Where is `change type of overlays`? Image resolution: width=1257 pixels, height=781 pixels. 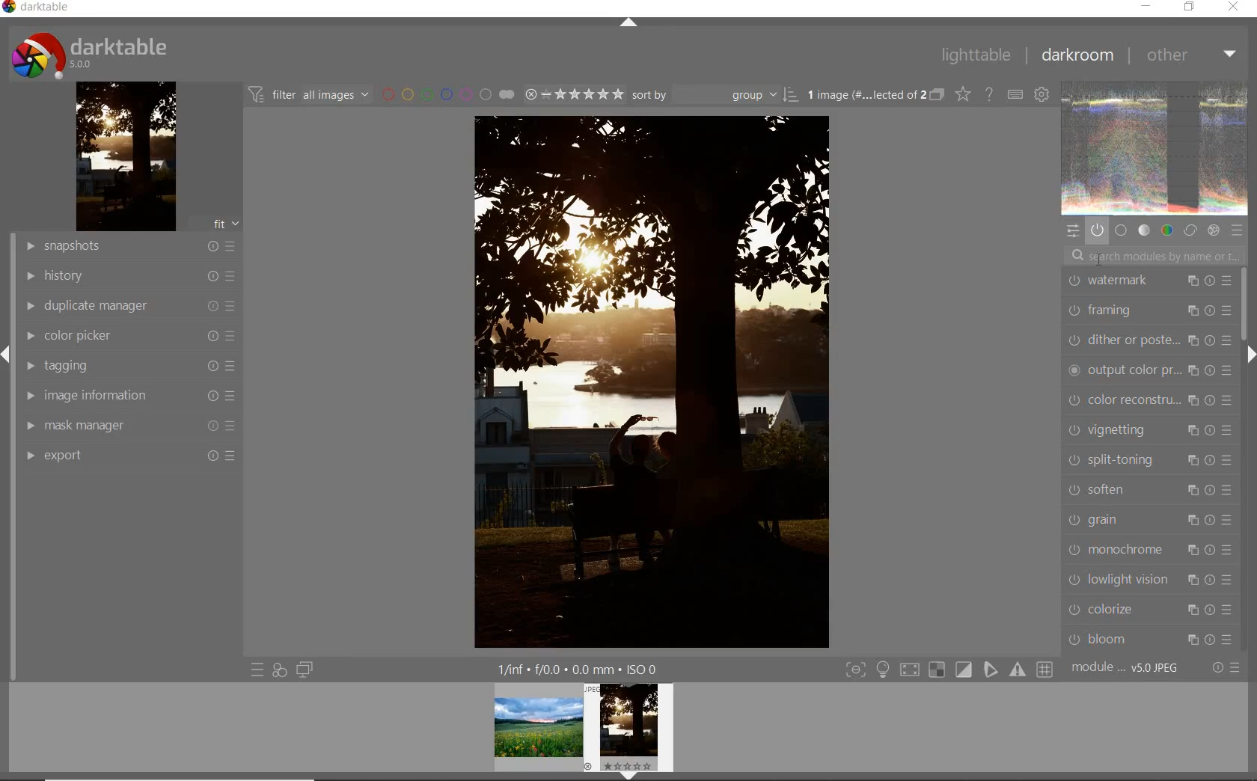 change type of overlays is located at coordinates (964, 94).